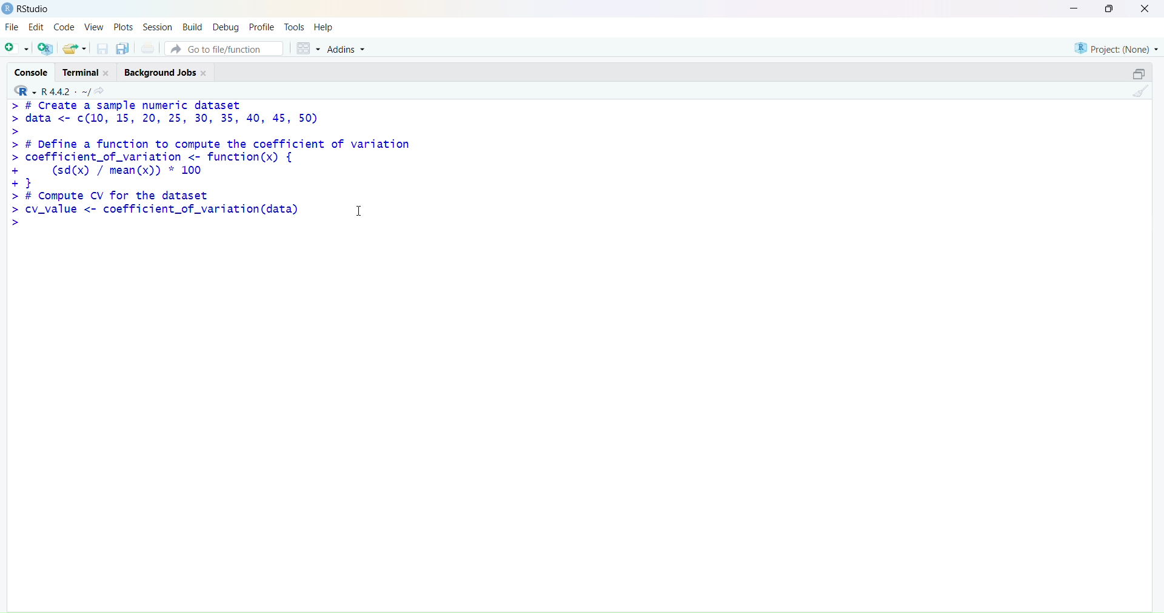 This screenshot has height=613, width=1164. Describe the element at coordinates (36, 27) in the screenshot. I see `edit` at that location.